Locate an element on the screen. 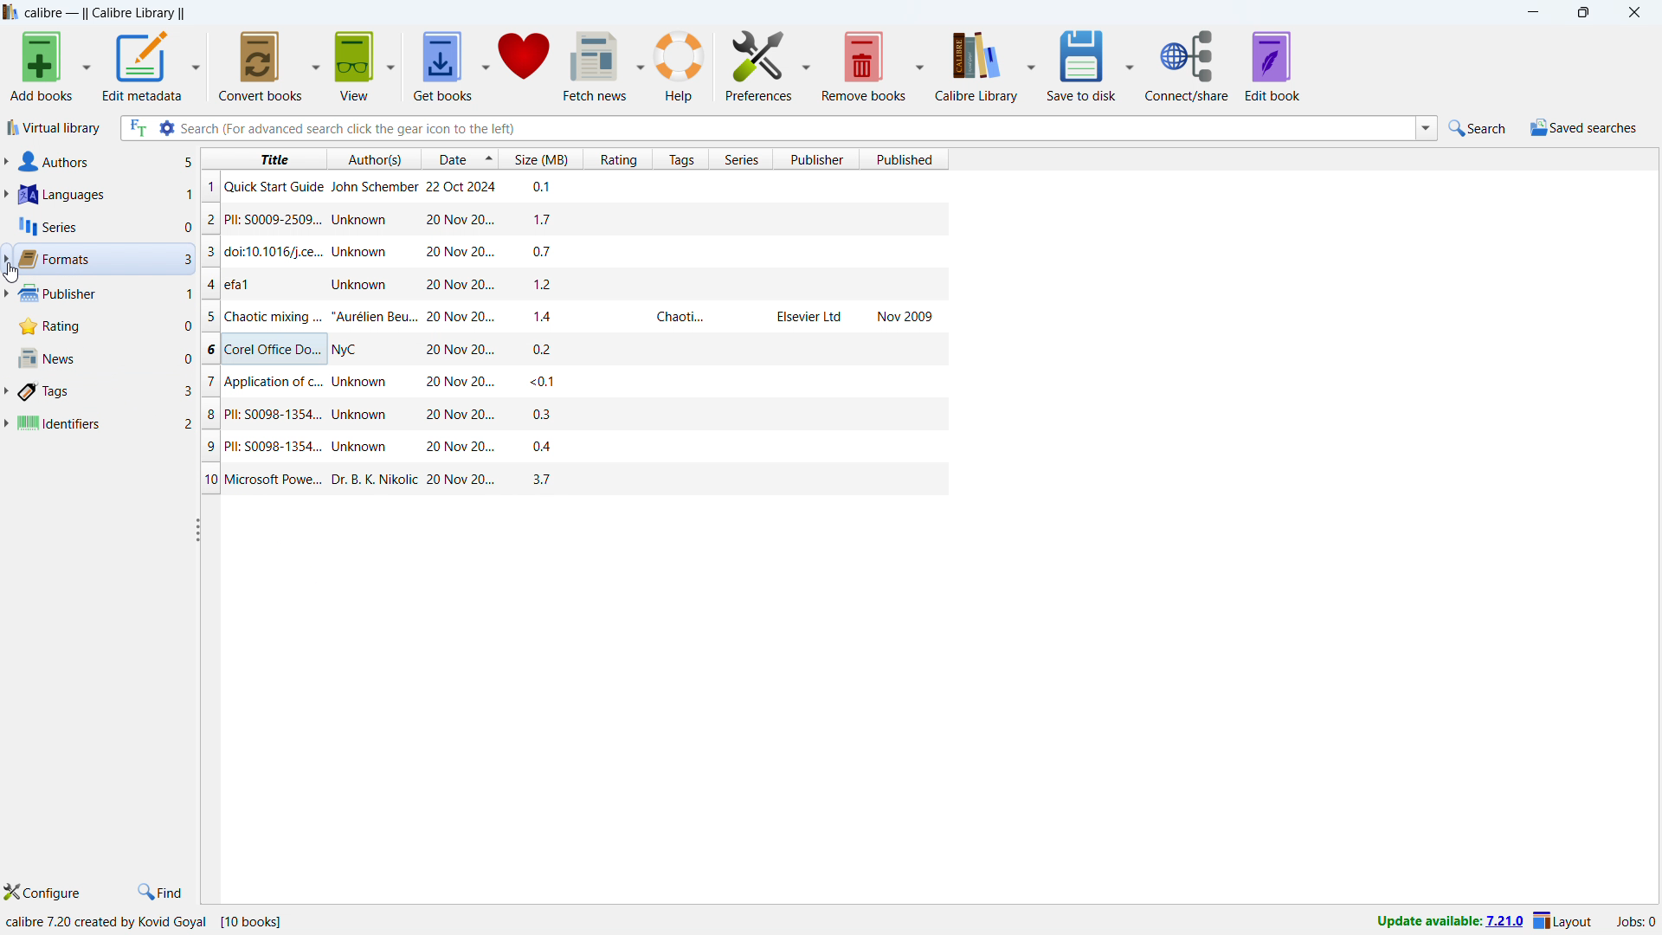 This screenshot has height=935, width=1662. calibre library options is located at coordinates (1030, 65).